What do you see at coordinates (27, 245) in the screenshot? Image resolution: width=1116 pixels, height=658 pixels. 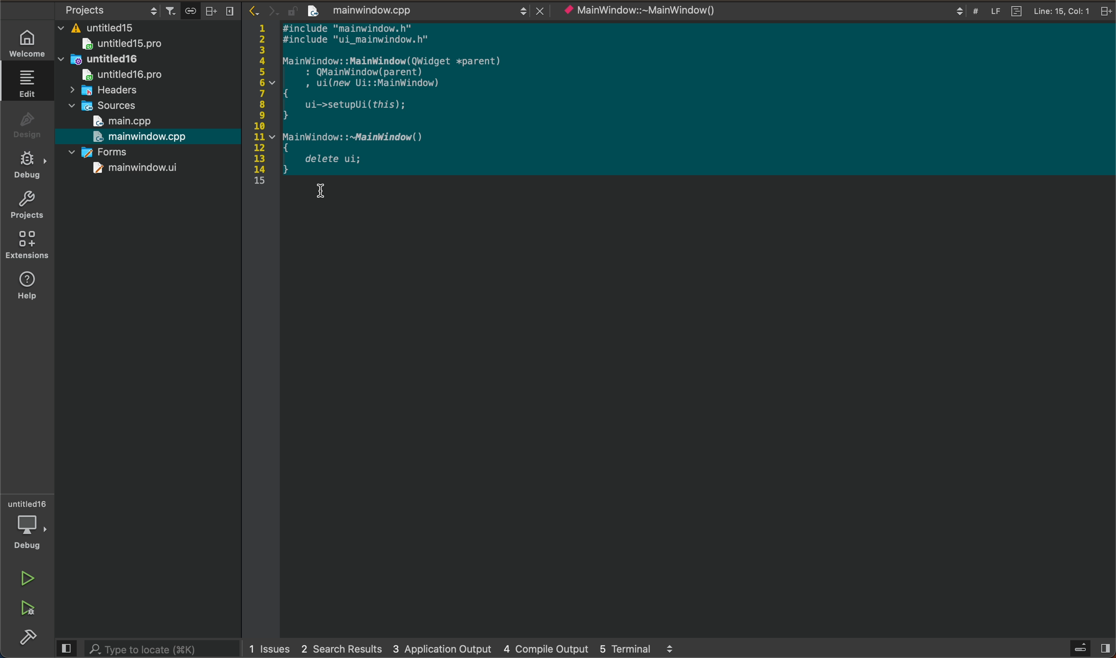 I see `extensions` at bounding box center [27, 245].